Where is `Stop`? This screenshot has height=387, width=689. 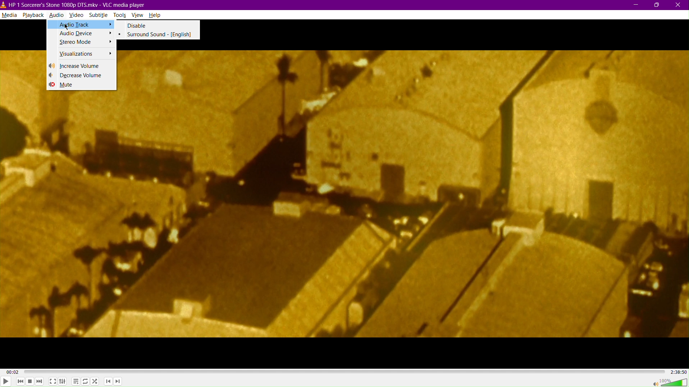
Stop is located at coordinates (30, 382).